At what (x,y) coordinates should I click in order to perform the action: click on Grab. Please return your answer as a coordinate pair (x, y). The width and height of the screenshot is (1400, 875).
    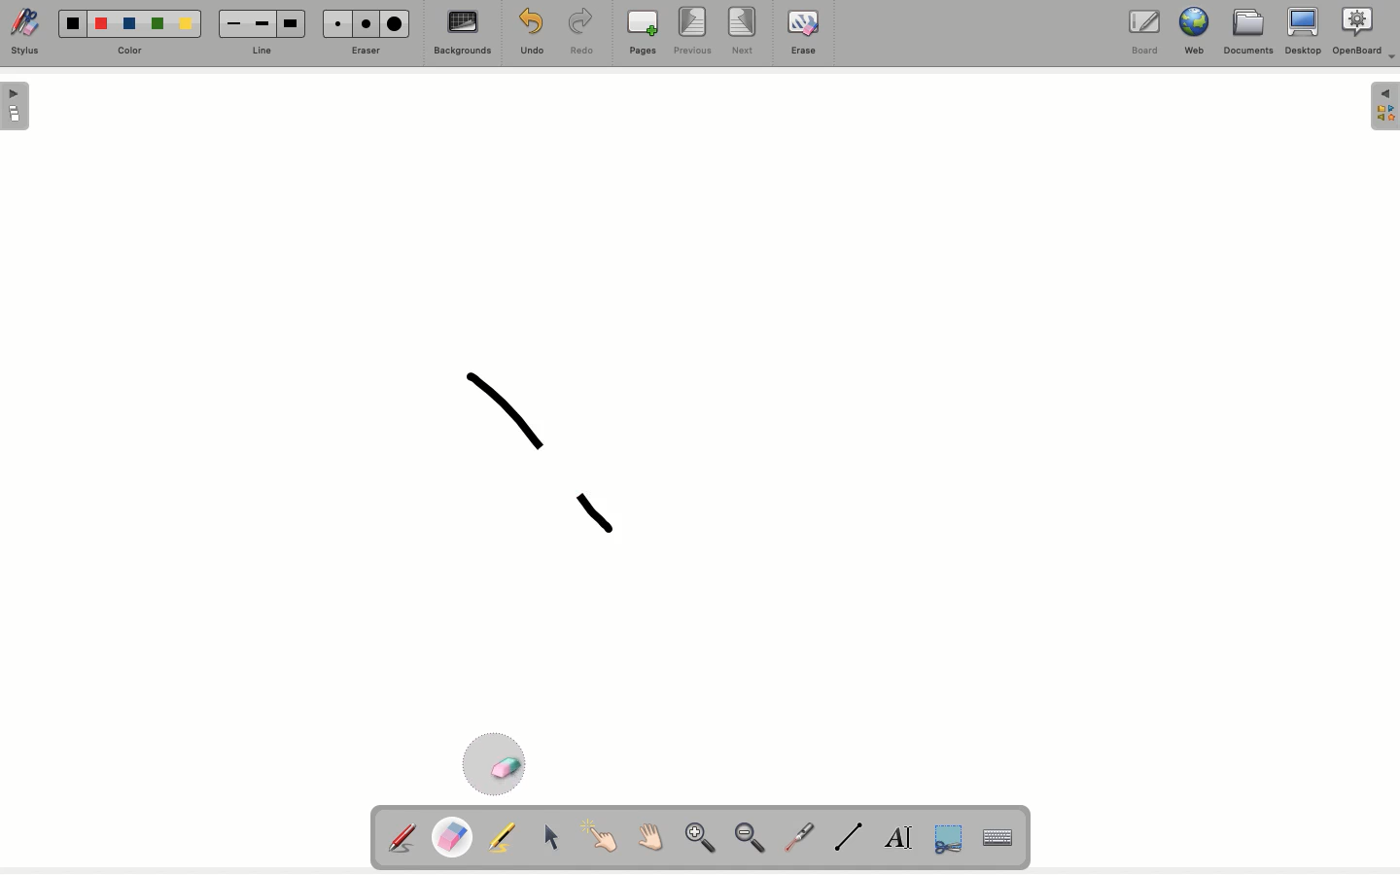
    Looking at the image, I should click on (648, 838).